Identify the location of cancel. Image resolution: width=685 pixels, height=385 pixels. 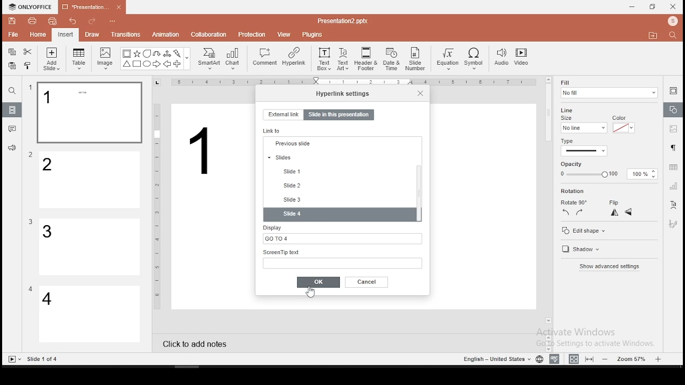
(367, 282).